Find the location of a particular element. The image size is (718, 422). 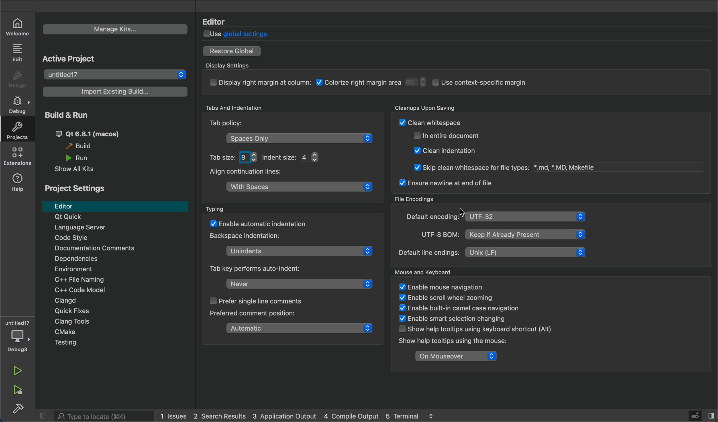

Editor is located at coordinates (218, 20).